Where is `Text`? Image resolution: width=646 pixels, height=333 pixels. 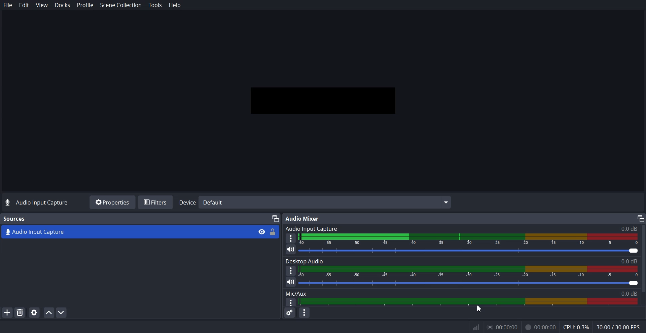
Text is located at coordinates (464, 260).